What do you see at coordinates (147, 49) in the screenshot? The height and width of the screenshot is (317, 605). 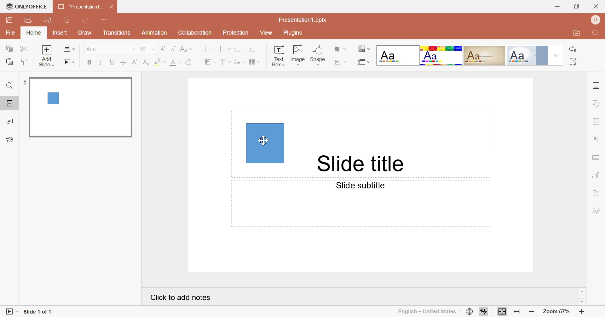 I see `13` at bounding box center [147, 49].